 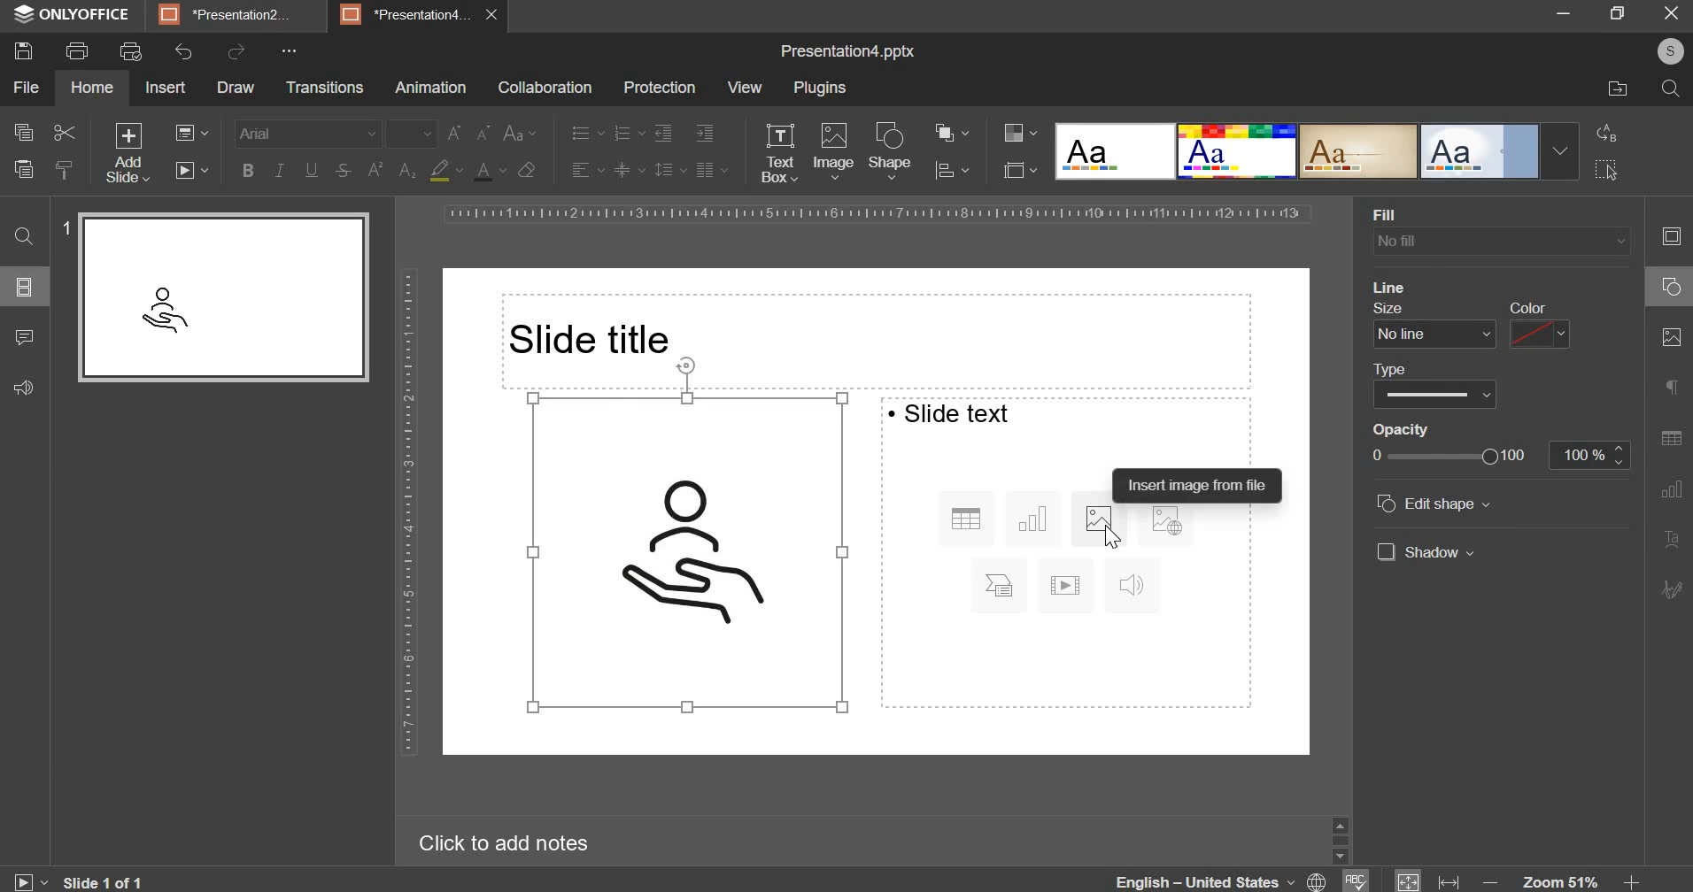 What do you see at coordinates (469, 132) in the screenshot?
I see `change font size` at bounding box center [469, 132].